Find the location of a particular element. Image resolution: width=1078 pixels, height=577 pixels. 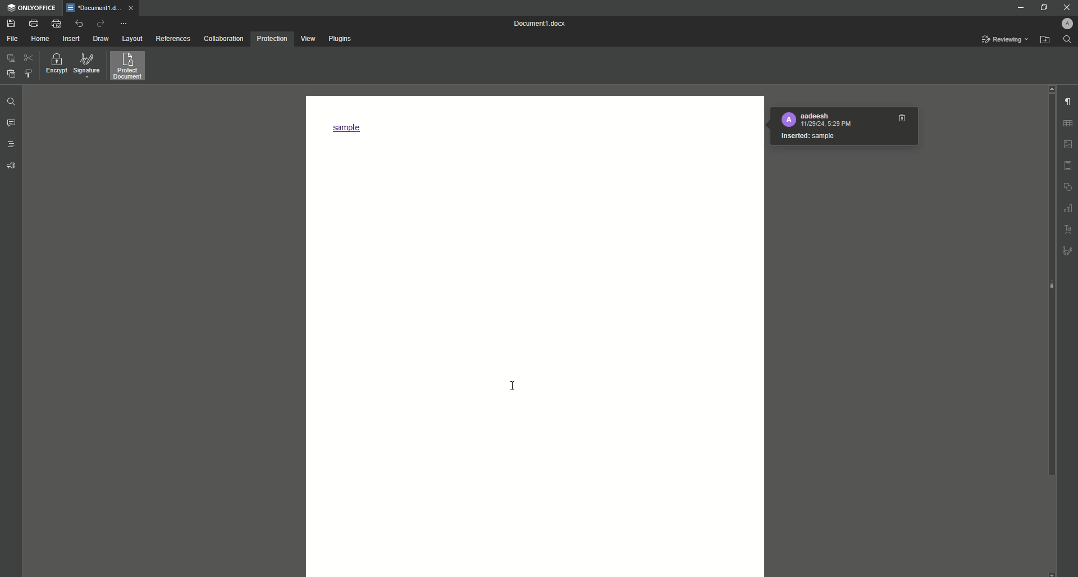

Collaboration is located at coordinates (222, 39).